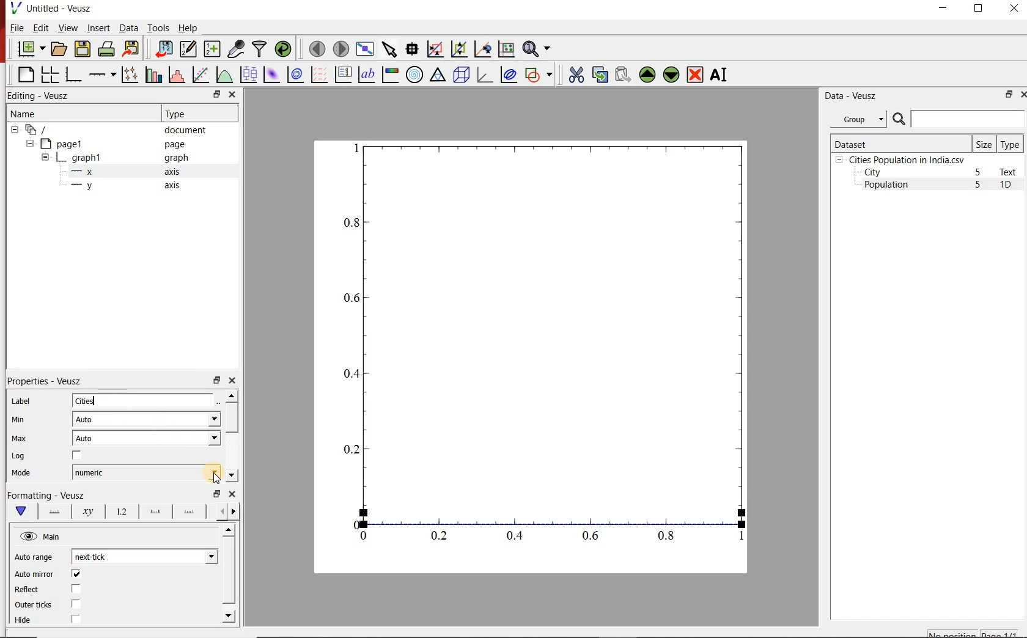 This screenshot has width=1027, height=638. I want to click on save the document, so click(83, 48).